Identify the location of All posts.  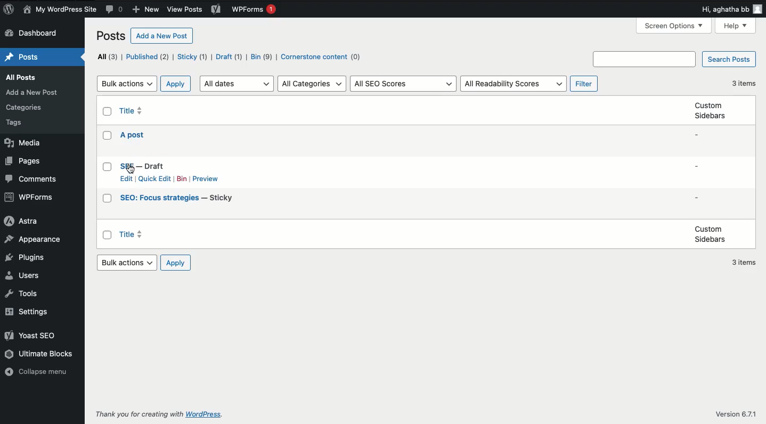
(20, 77).